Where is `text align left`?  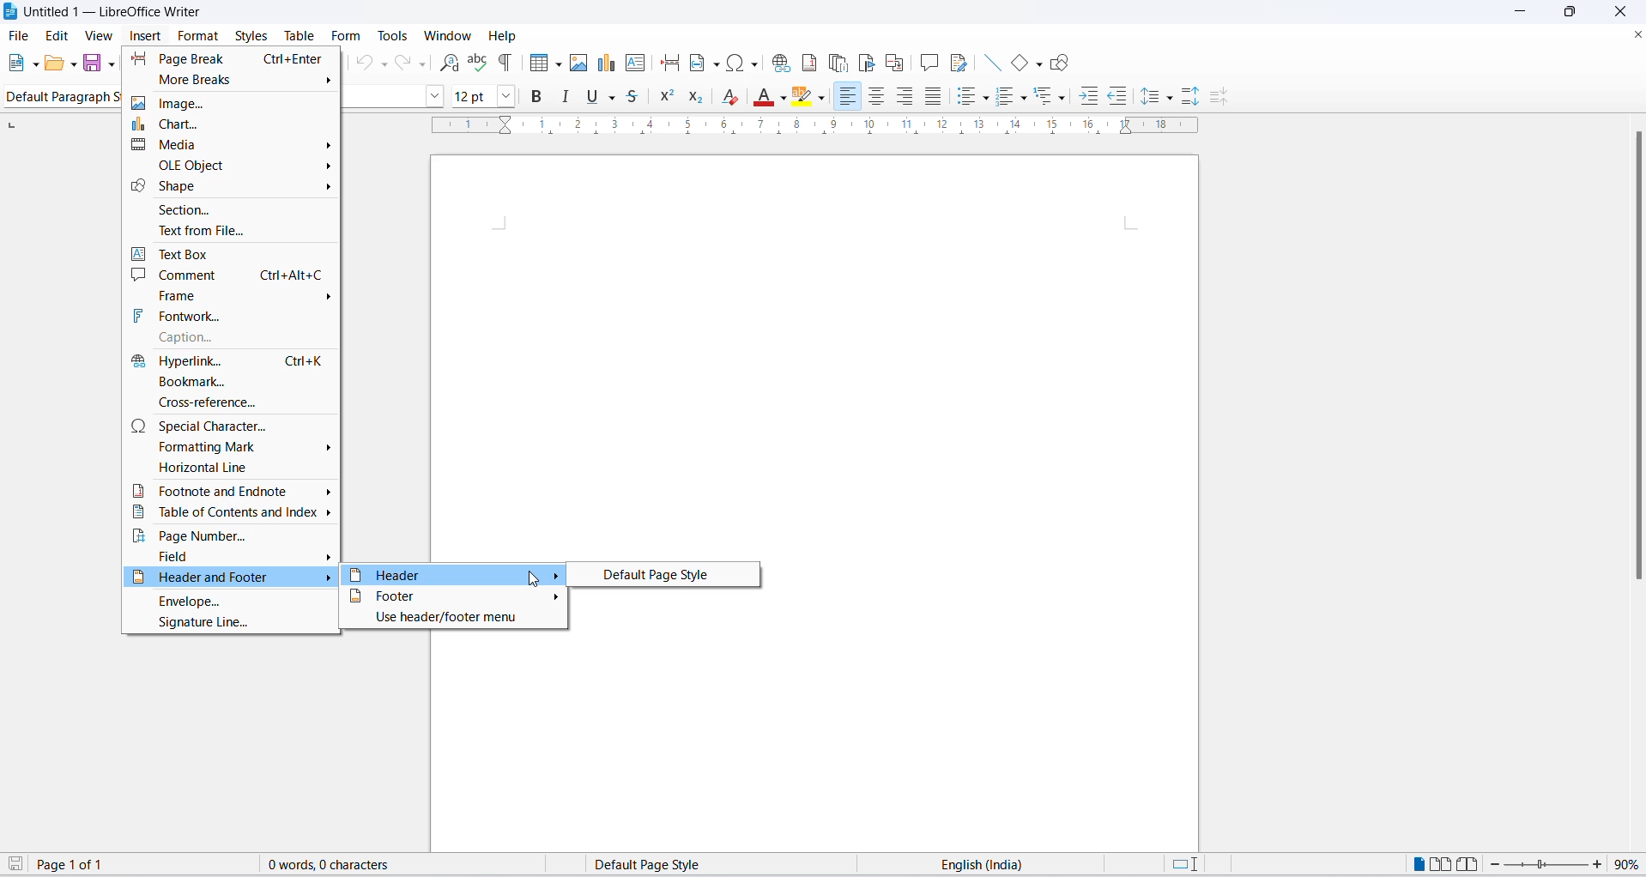
text align left is located at coordinates (850, 96).